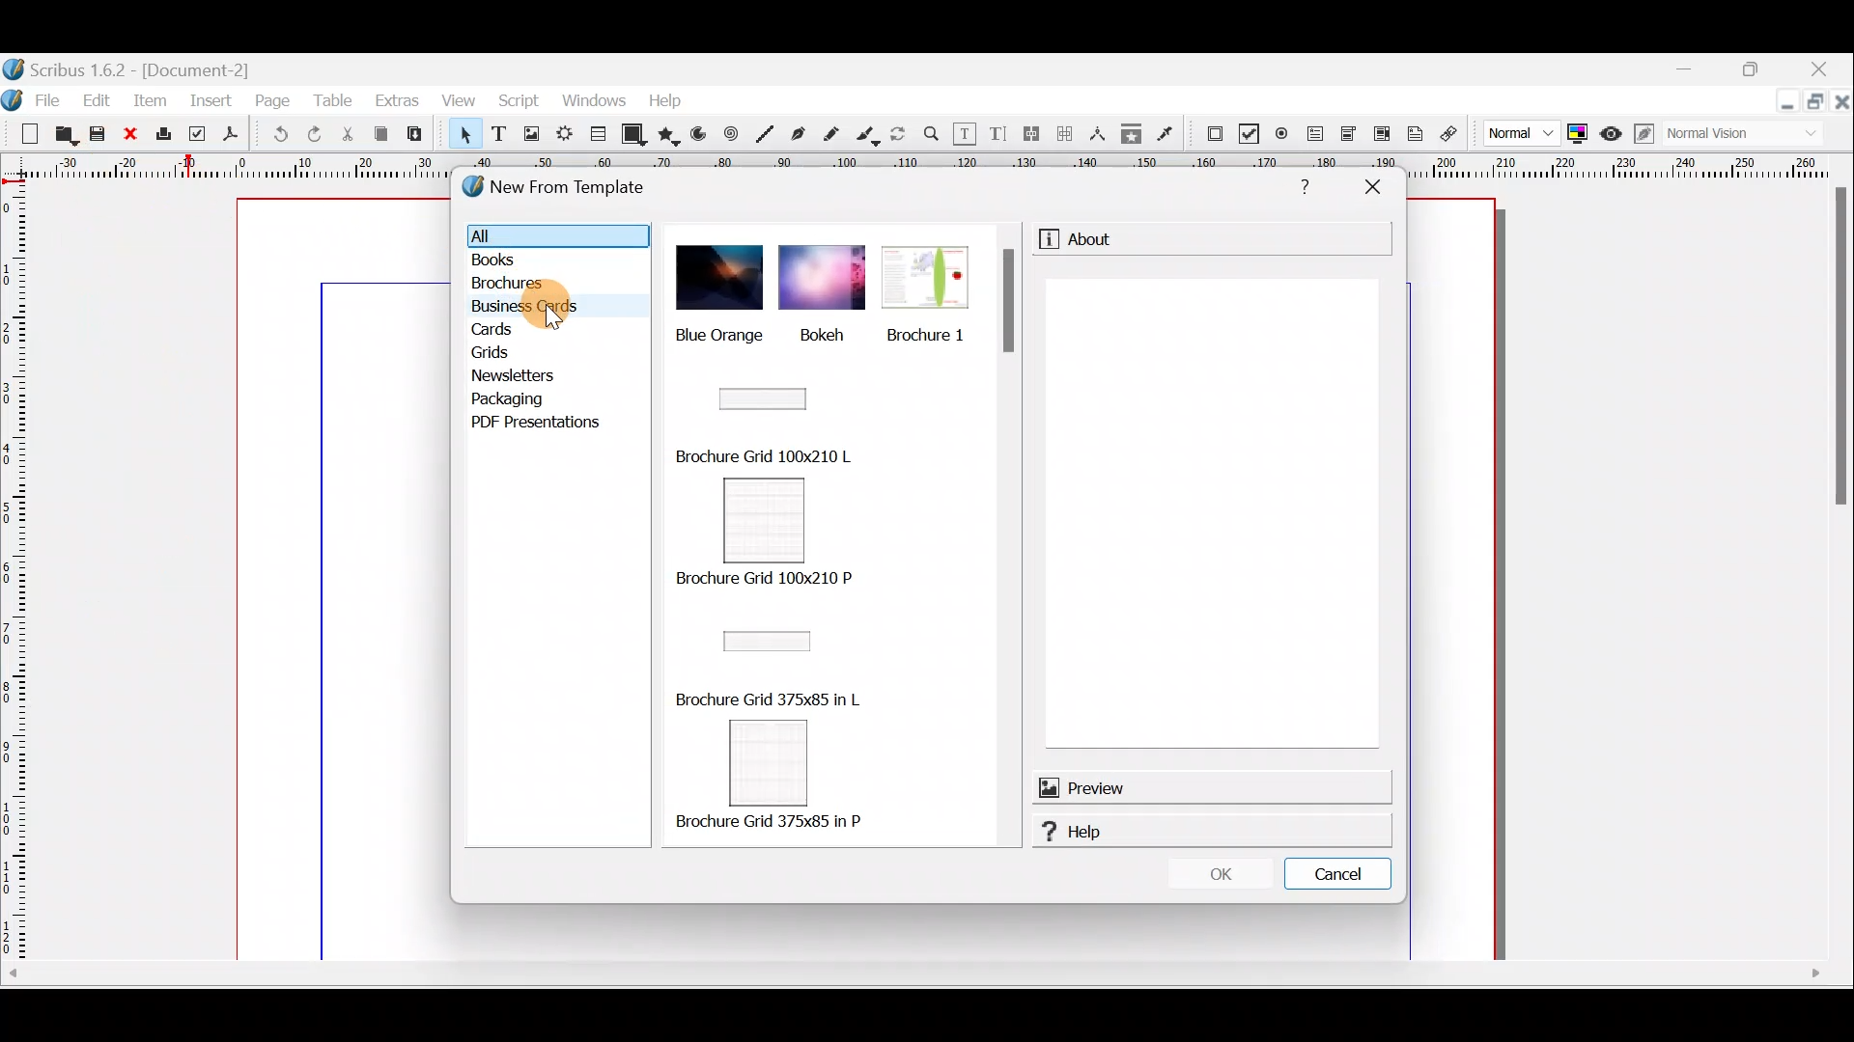 The height and width of the screenshot is (1042, 1854). I want to click on PDF radio button, so click(1282, 132).